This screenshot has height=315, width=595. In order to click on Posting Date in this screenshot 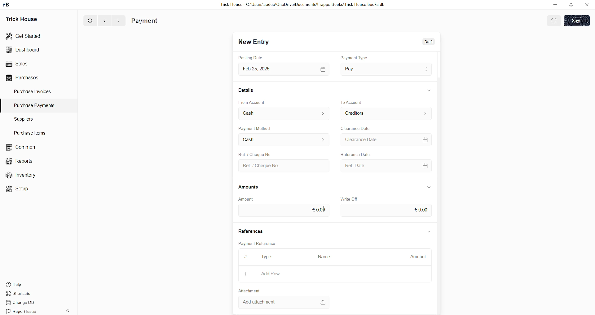, I will do `click(248, 58)`.